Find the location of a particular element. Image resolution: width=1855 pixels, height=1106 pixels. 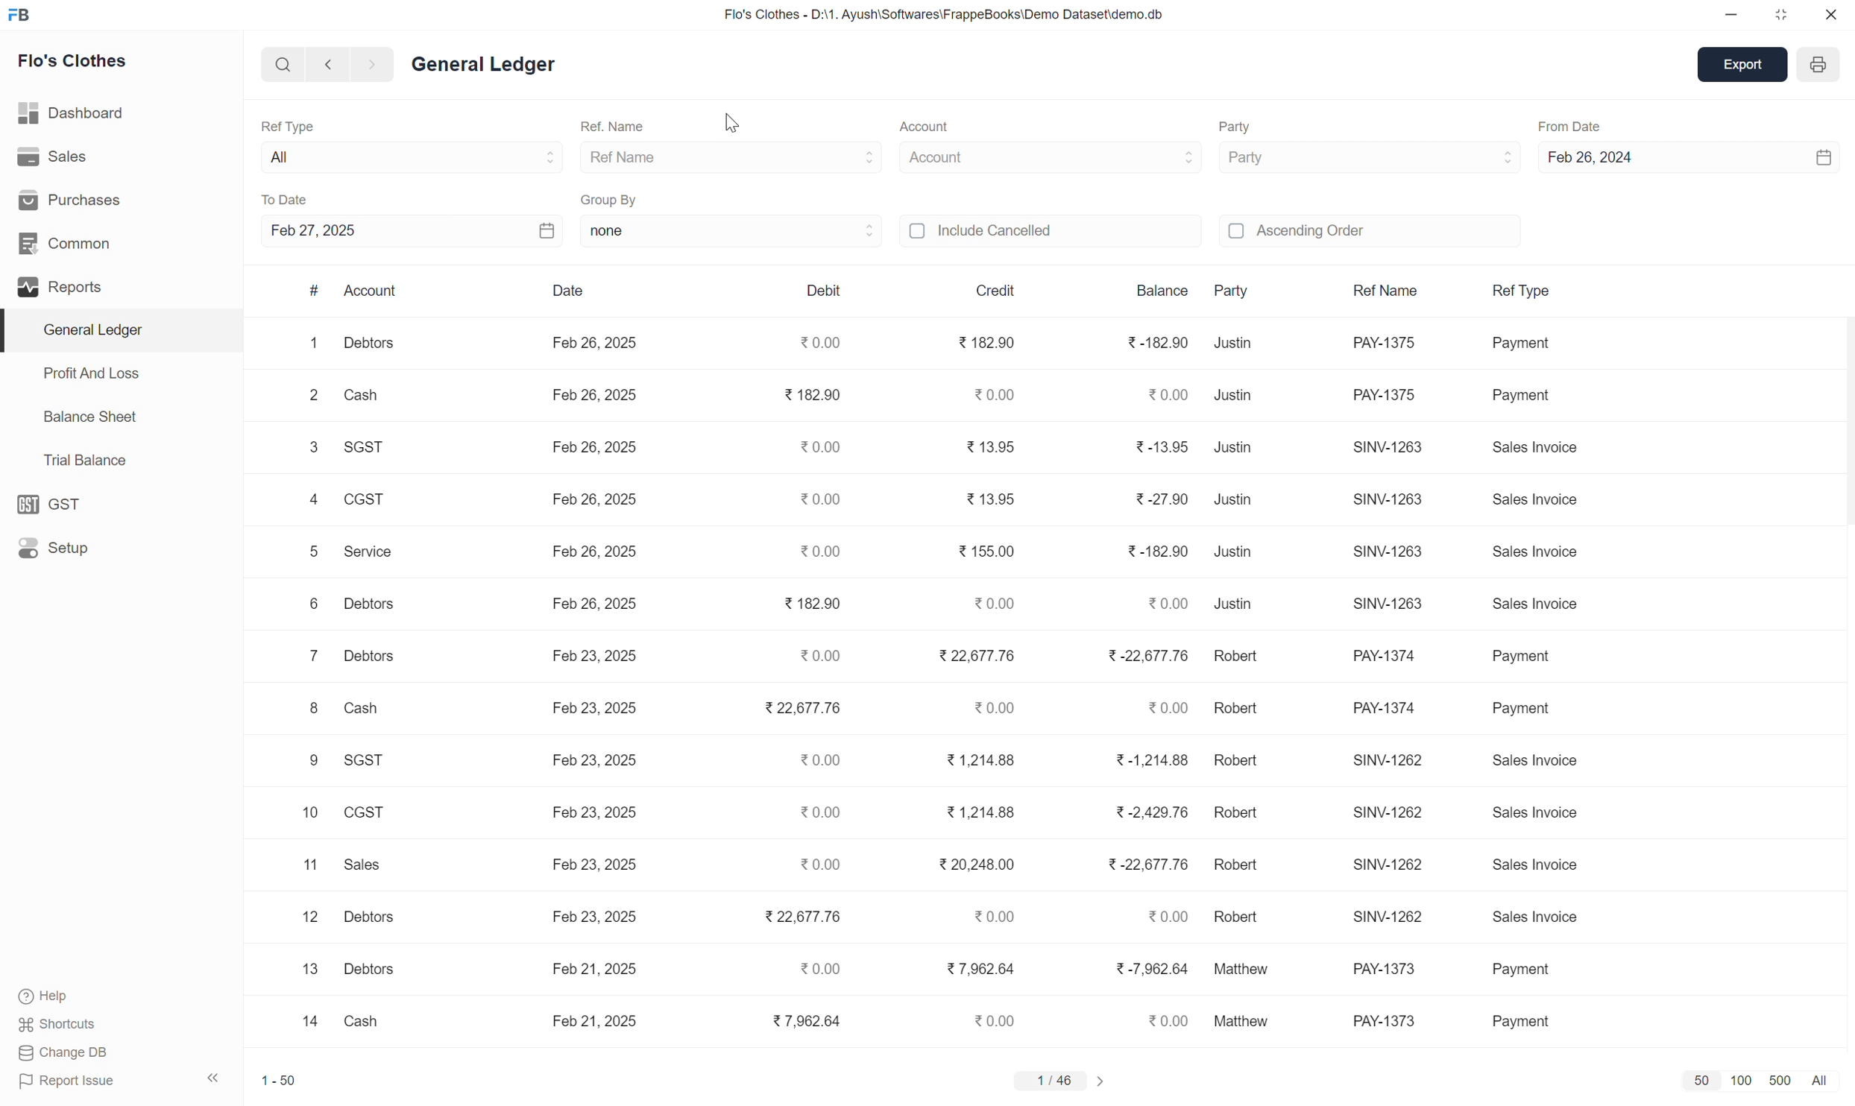

all is located at coordinates (1818, 1081).